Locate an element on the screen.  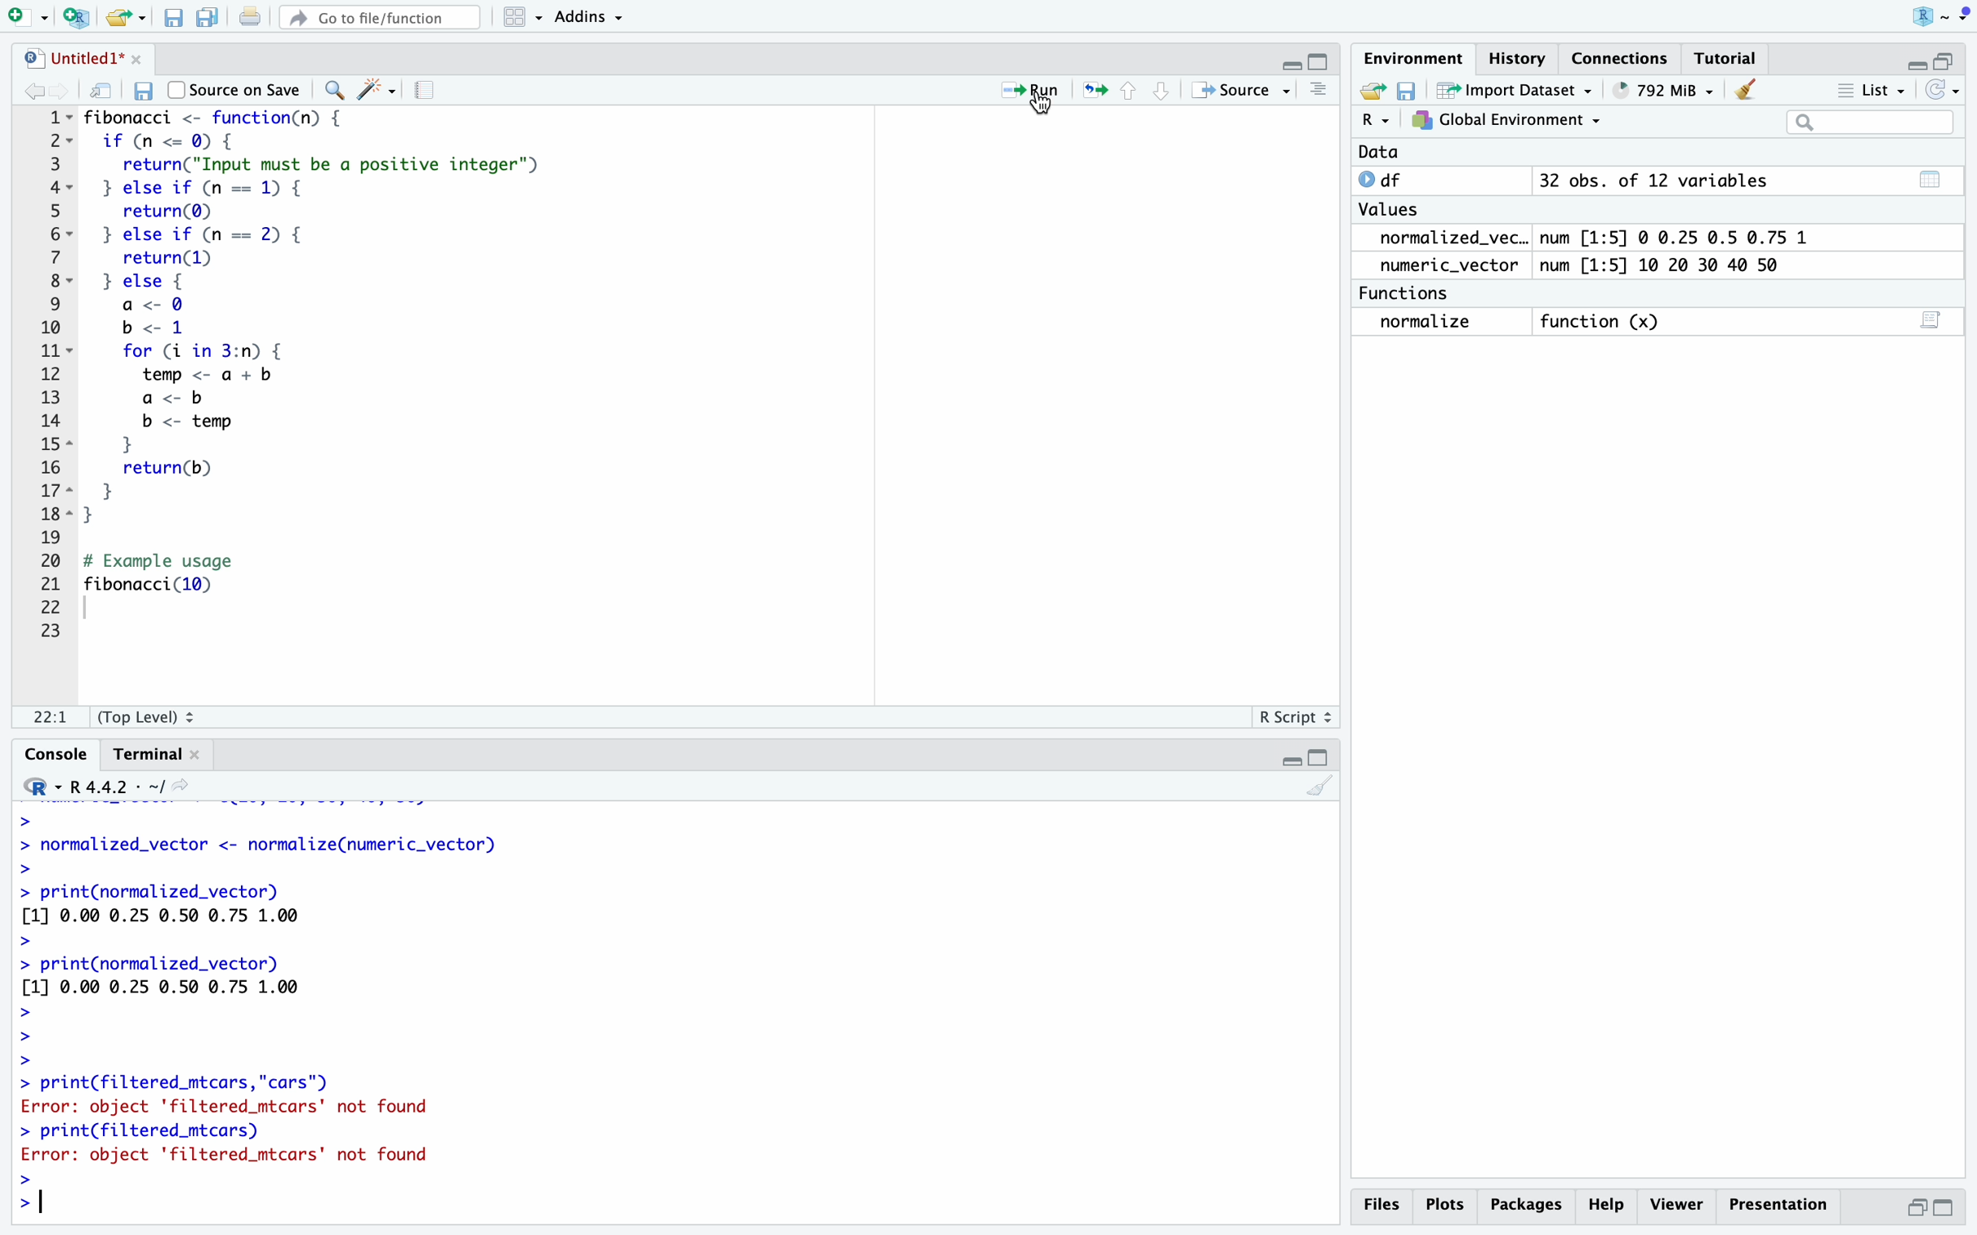
re-run the previous code region is located at coordinates (1093, 88).